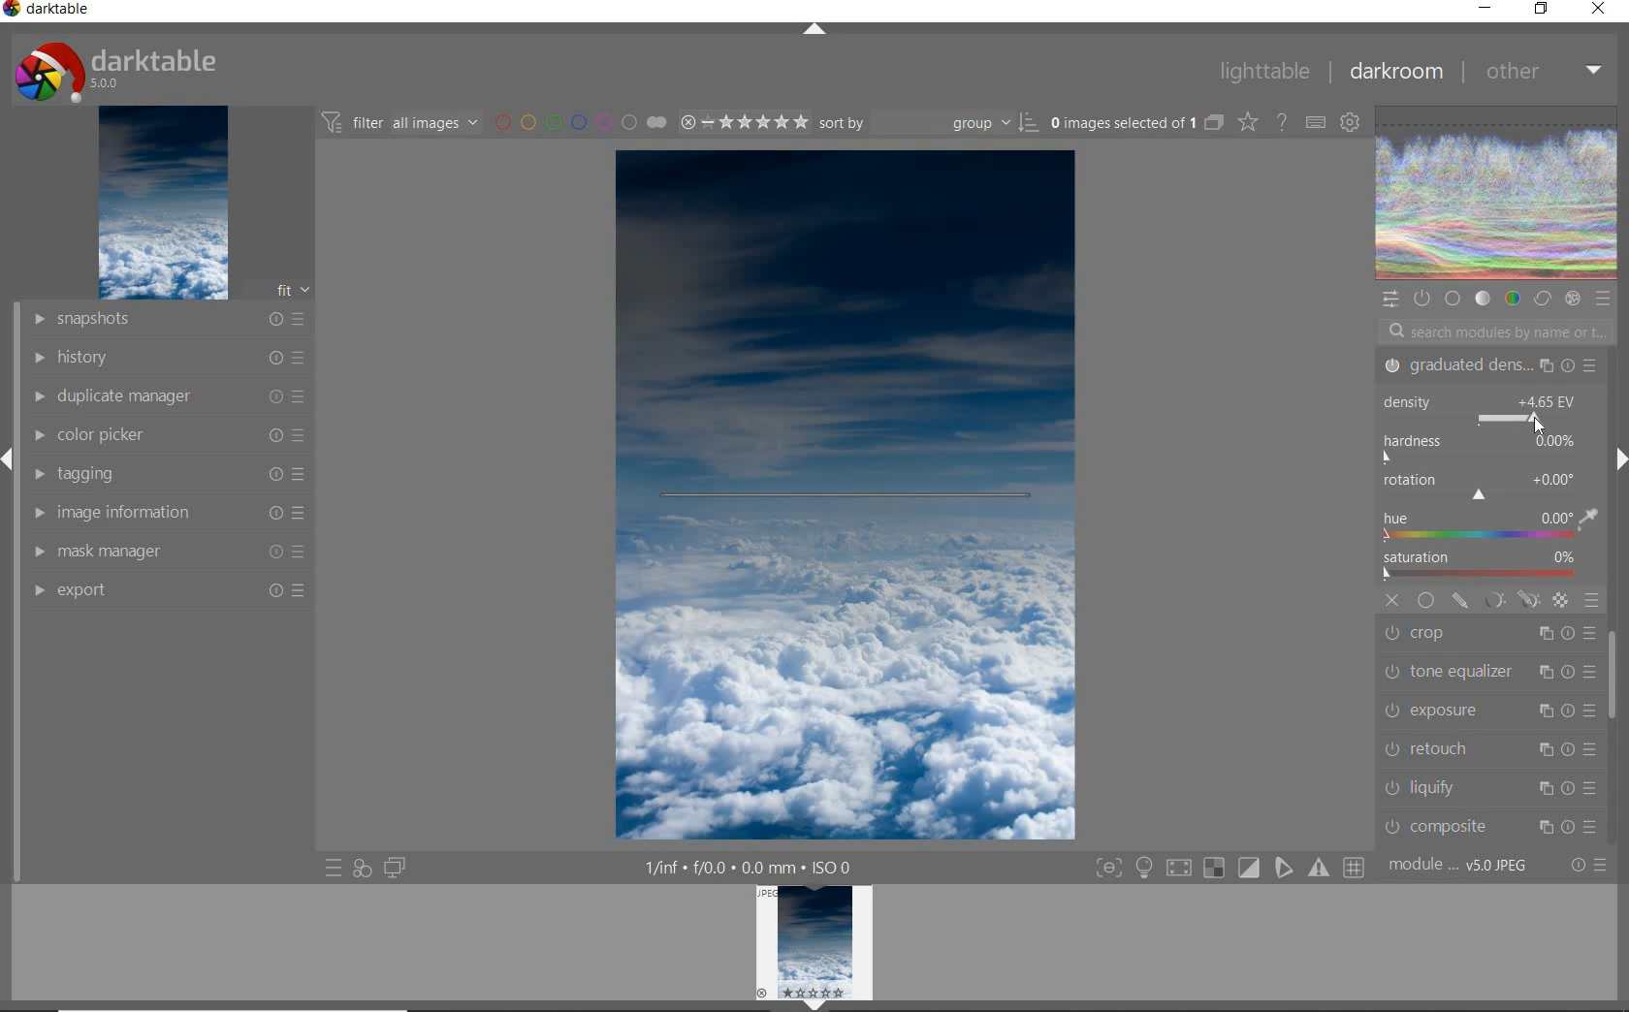 This screenshot has width=1629, height=1012. Describe the element at coordinates (1541, 74) in the screenshot. I see `OTHER` at that location.